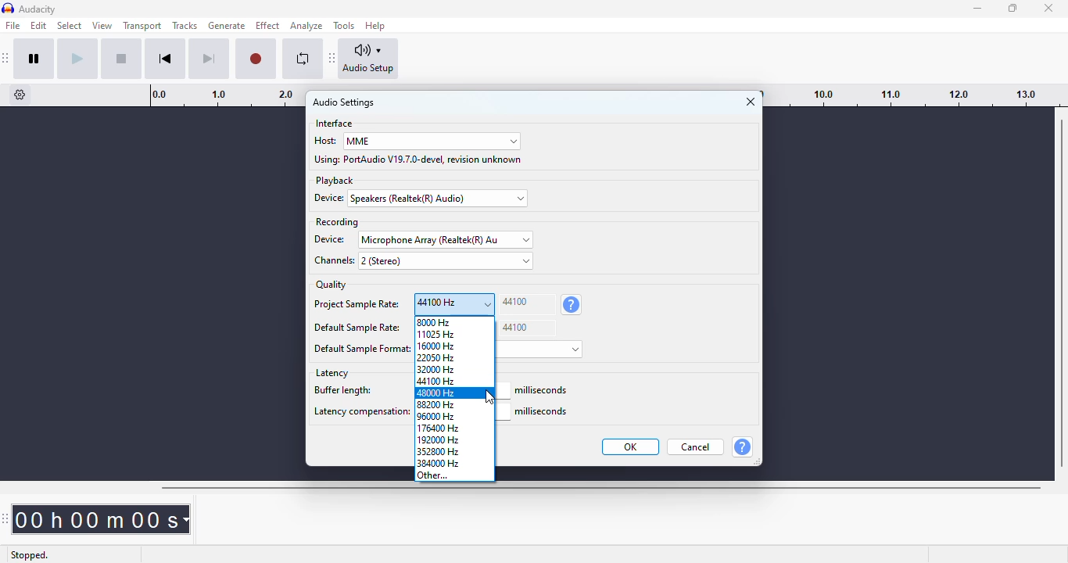 The width and height of the screenshot is (1068, 563). I want to click on Using: PortAudio V19.7.0-devel, revision unknown, so click(419, 160).